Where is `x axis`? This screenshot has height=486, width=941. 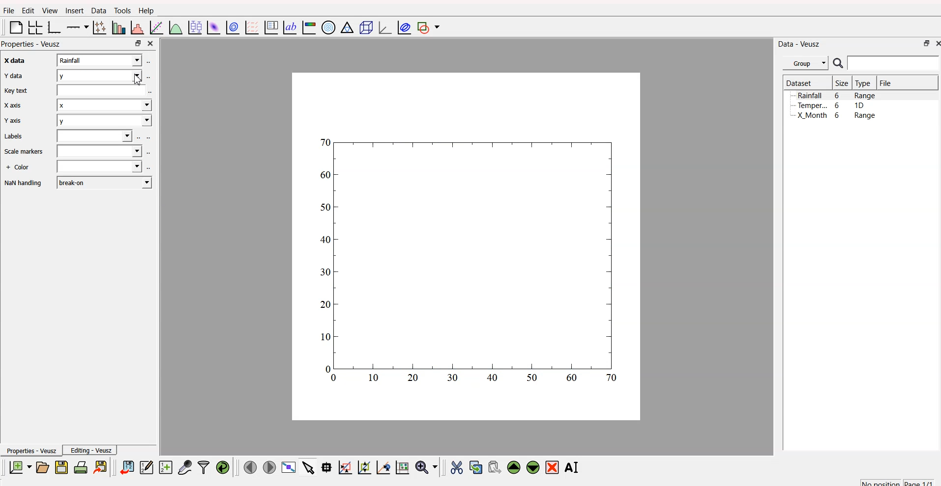 x axis is located at coordinates (12, 61).